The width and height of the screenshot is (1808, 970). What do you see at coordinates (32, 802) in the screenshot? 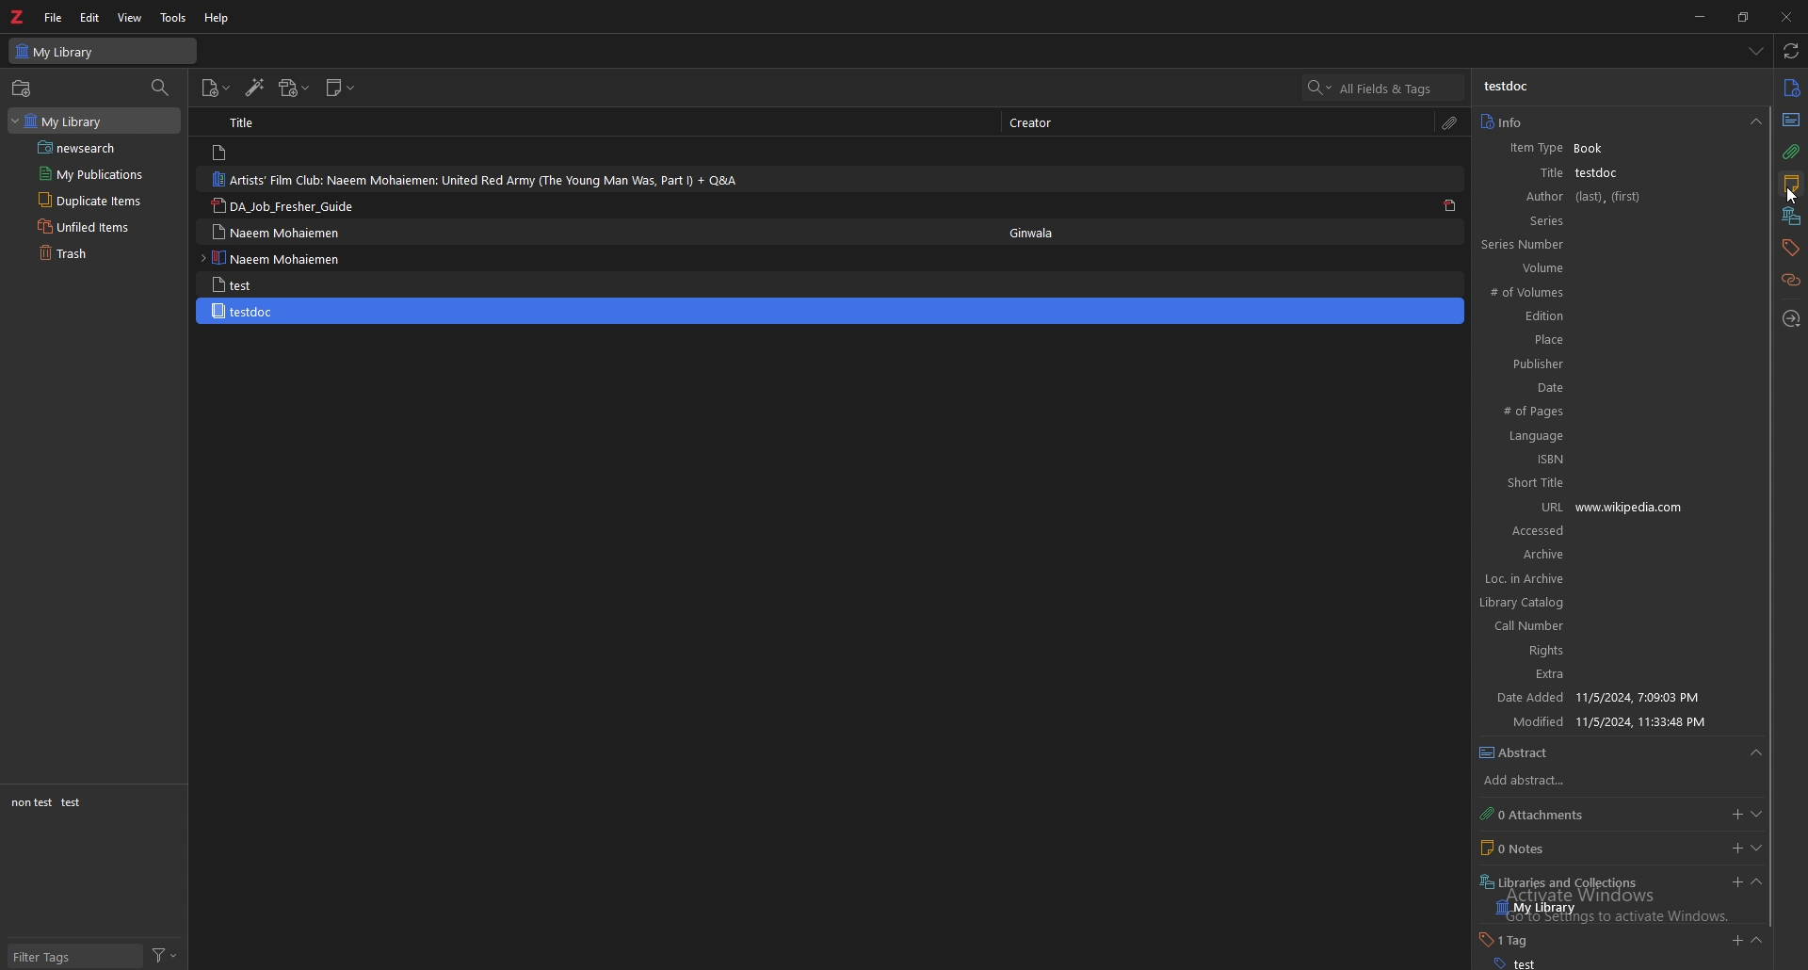
I see `non test` at bounding box center [32, 802].